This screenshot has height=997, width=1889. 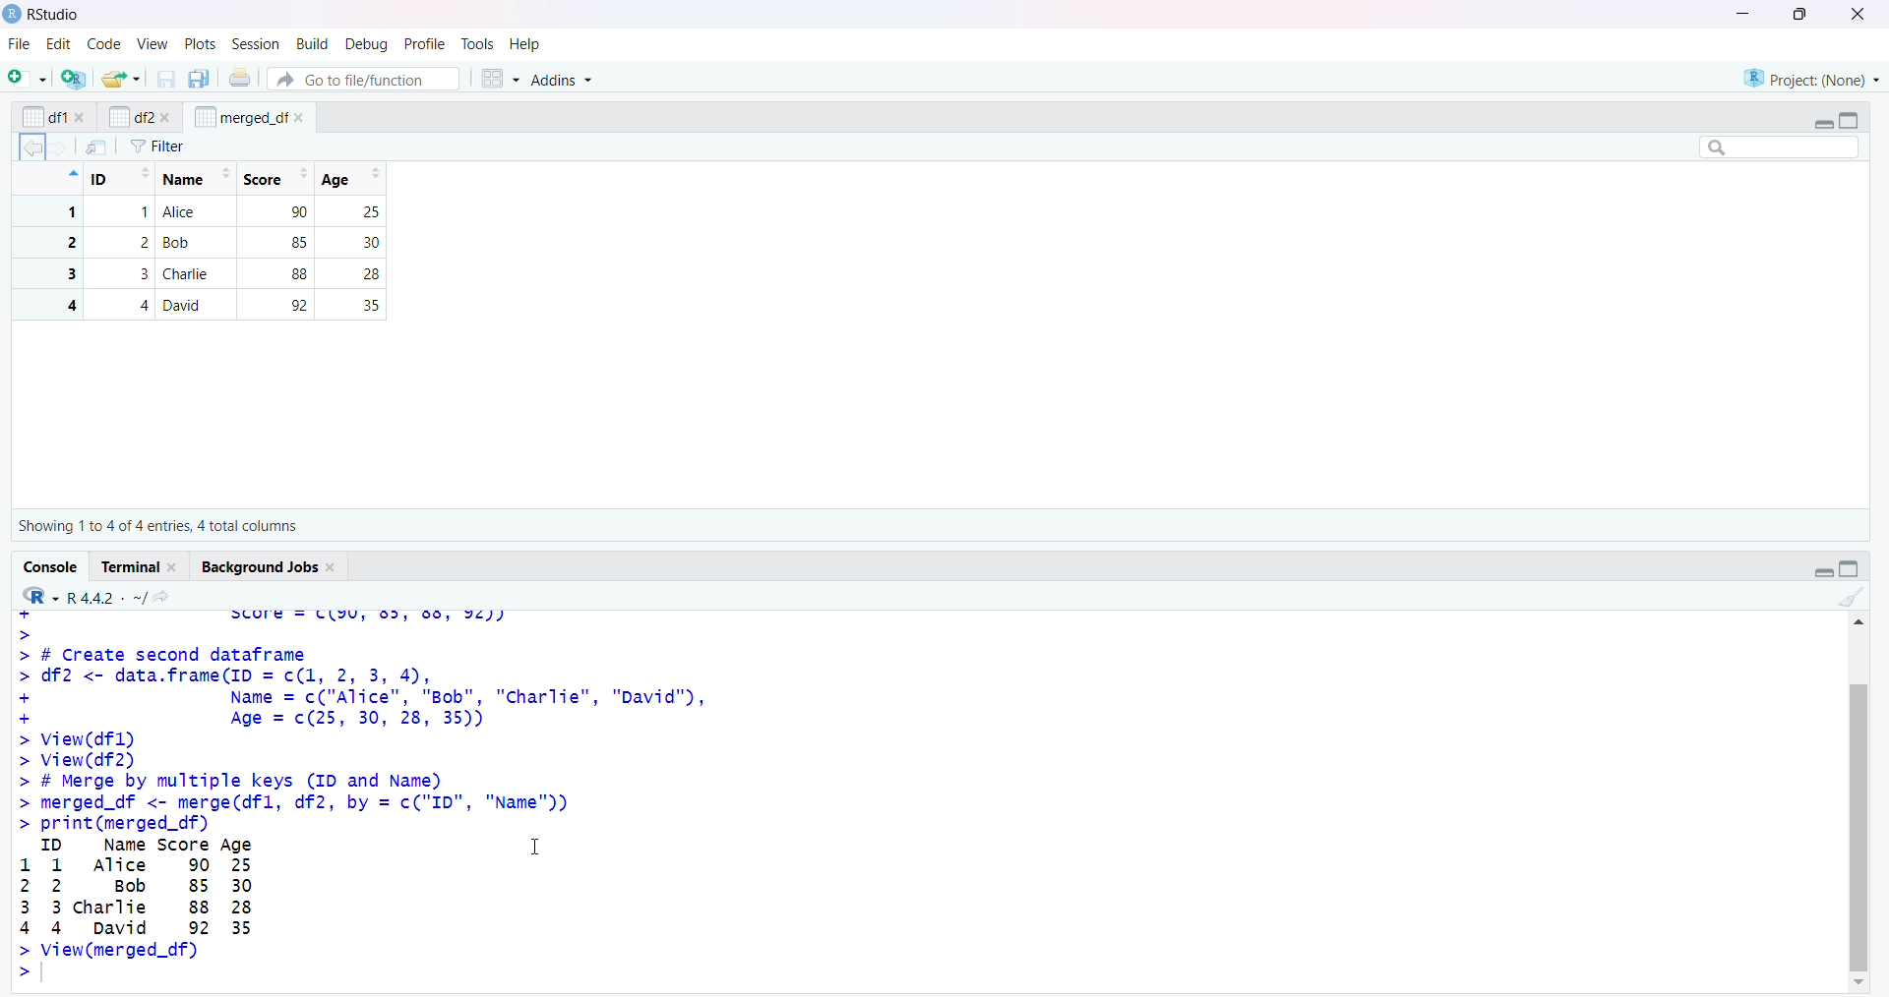 What do you see at coordinates (121, 179) in the screenshot?
I see `ID` at bounding box center [121, 179].